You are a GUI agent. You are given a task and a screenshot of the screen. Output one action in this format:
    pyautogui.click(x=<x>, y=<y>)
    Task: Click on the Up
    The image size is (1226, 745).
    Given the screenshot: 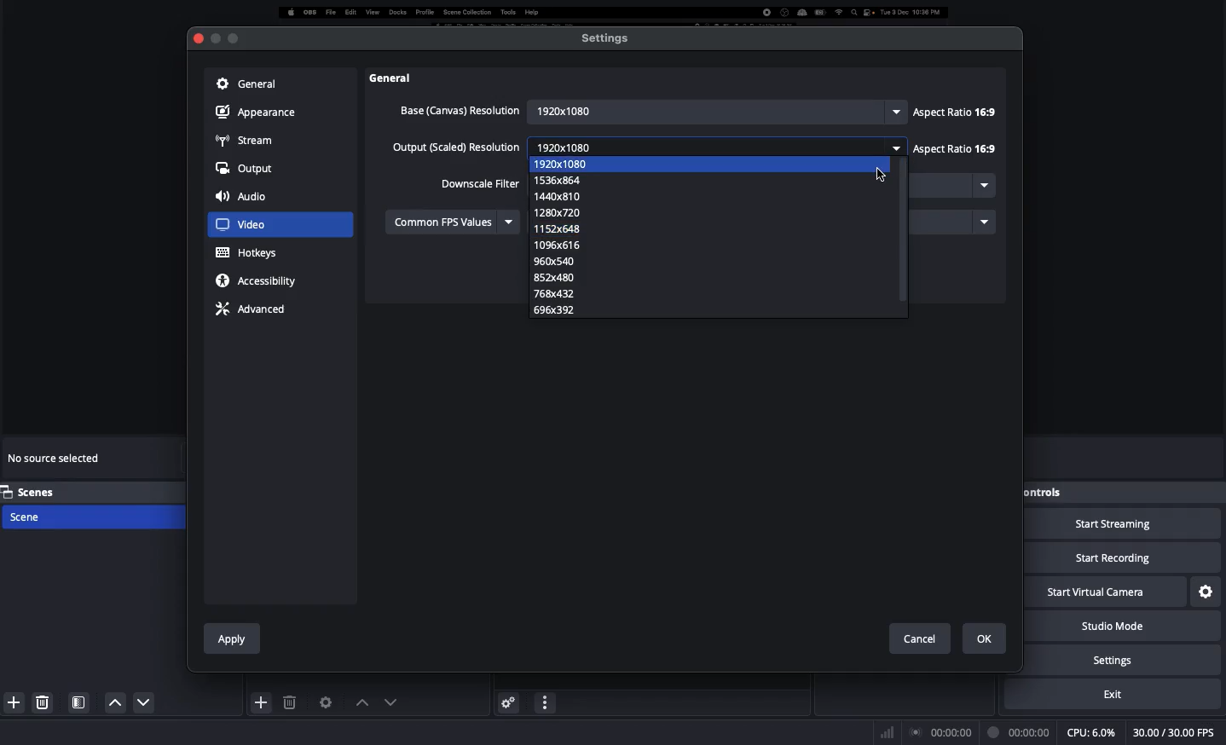 What is the action you would take?
    pyautogui.click(x=139, y=704)
    